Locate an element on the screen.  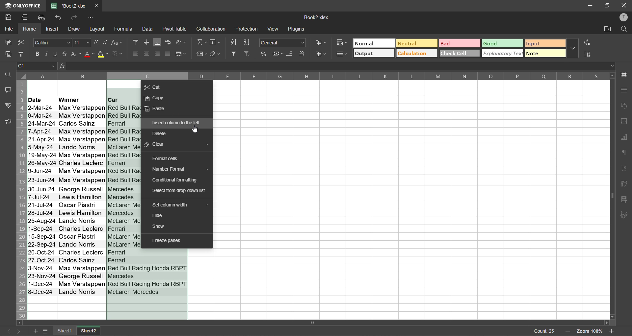
decrement size is located at coordinates (106, 42).